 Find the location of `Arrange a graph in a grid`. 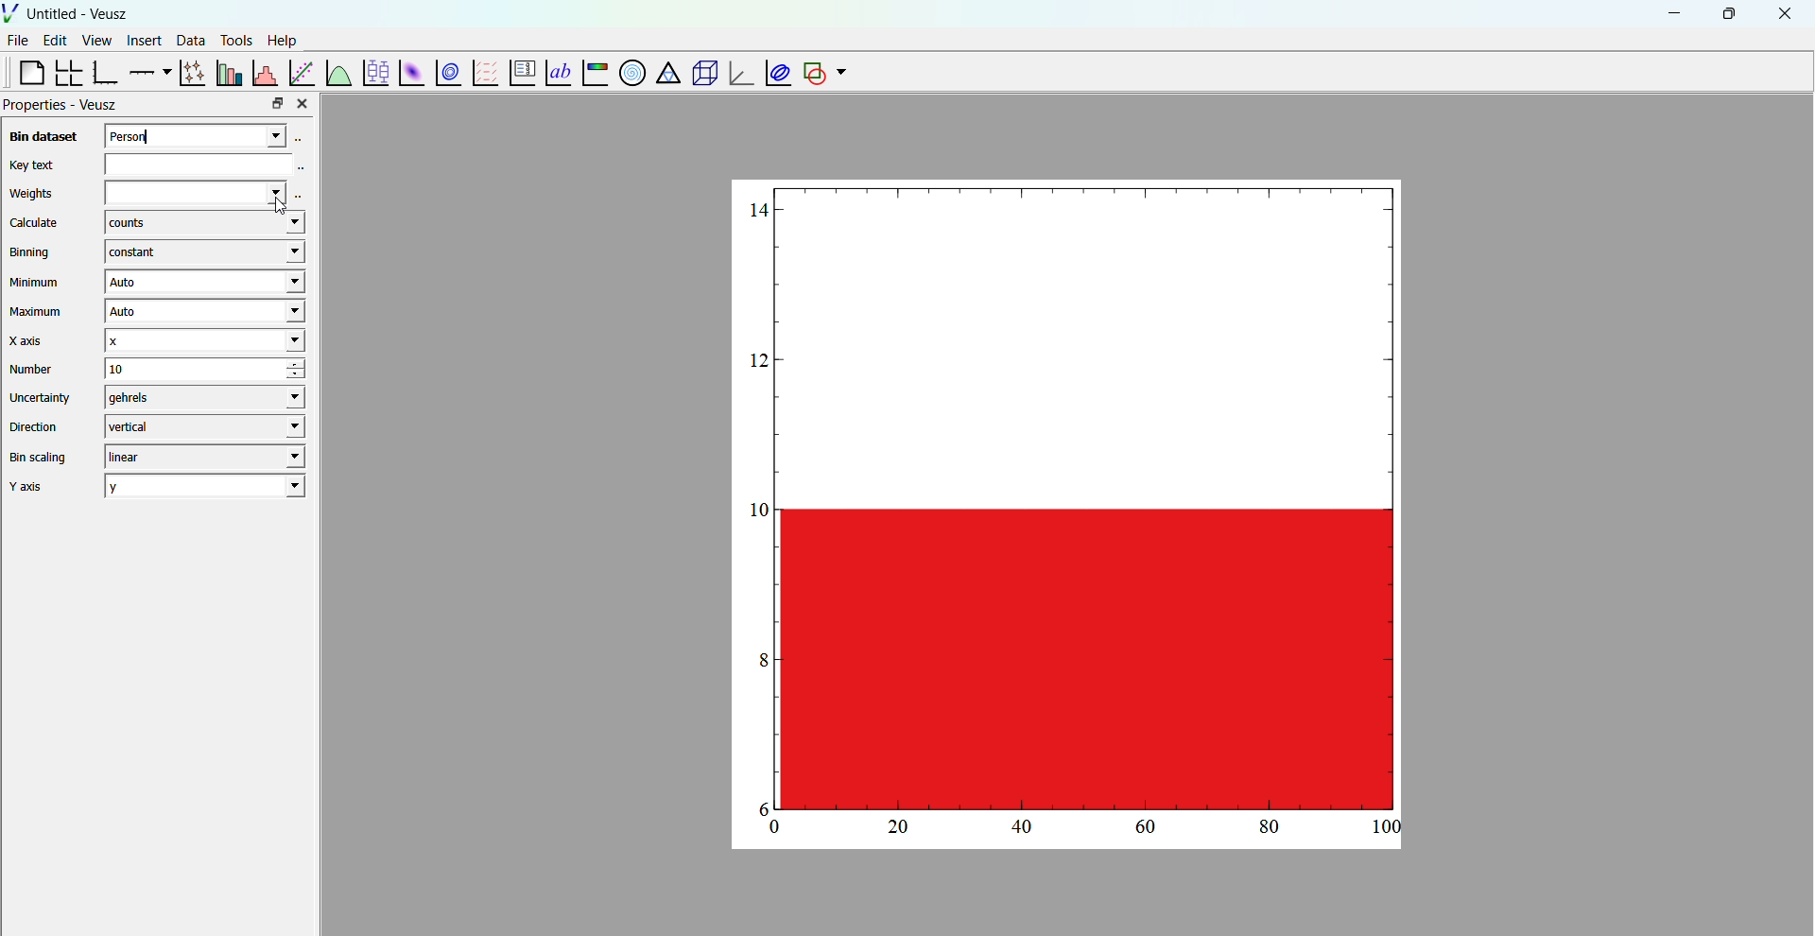

Arrange a graph in a grid is located at coordinates (67, 74).